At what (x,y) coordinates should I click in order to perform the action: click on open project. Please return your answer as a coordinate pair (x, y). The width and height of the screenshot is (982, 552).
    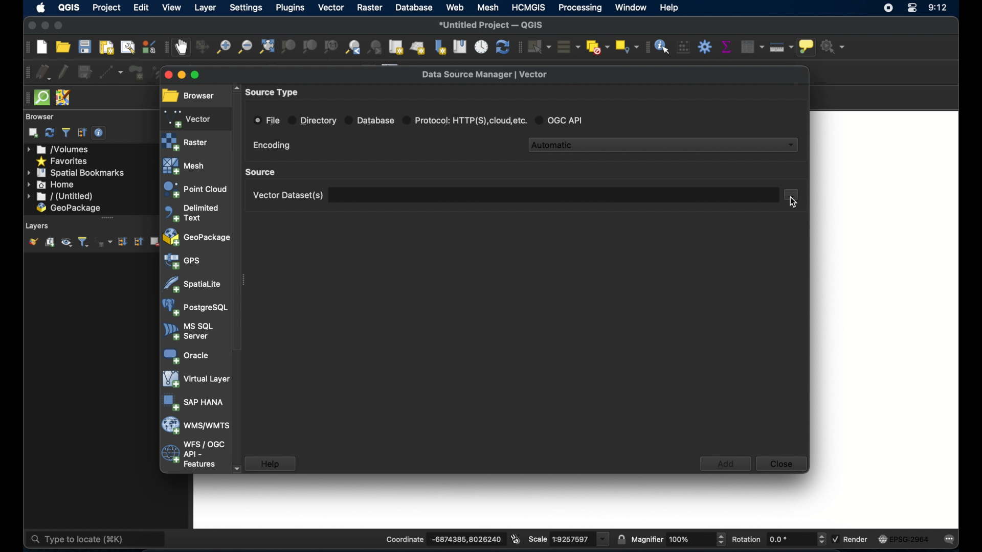
    Looking at the image, I should click on (63, 47).